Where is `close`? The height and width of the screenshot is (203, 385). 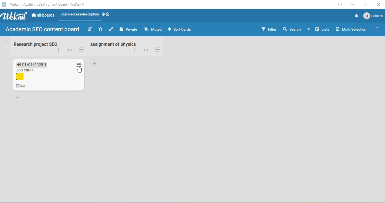
close is located at coordinates (379, 4).